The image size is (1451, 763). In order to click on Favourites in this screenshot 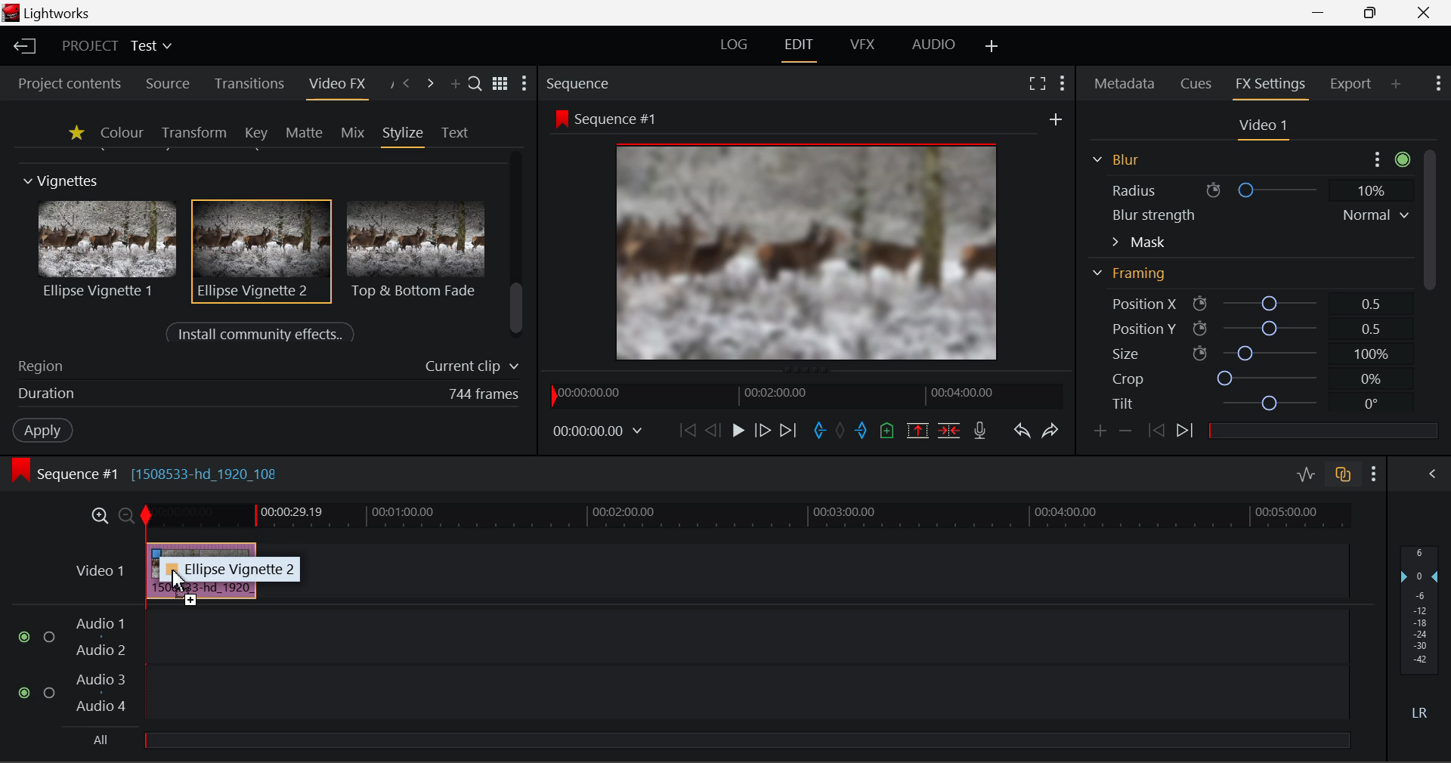, I will do `click(74, 132)`.